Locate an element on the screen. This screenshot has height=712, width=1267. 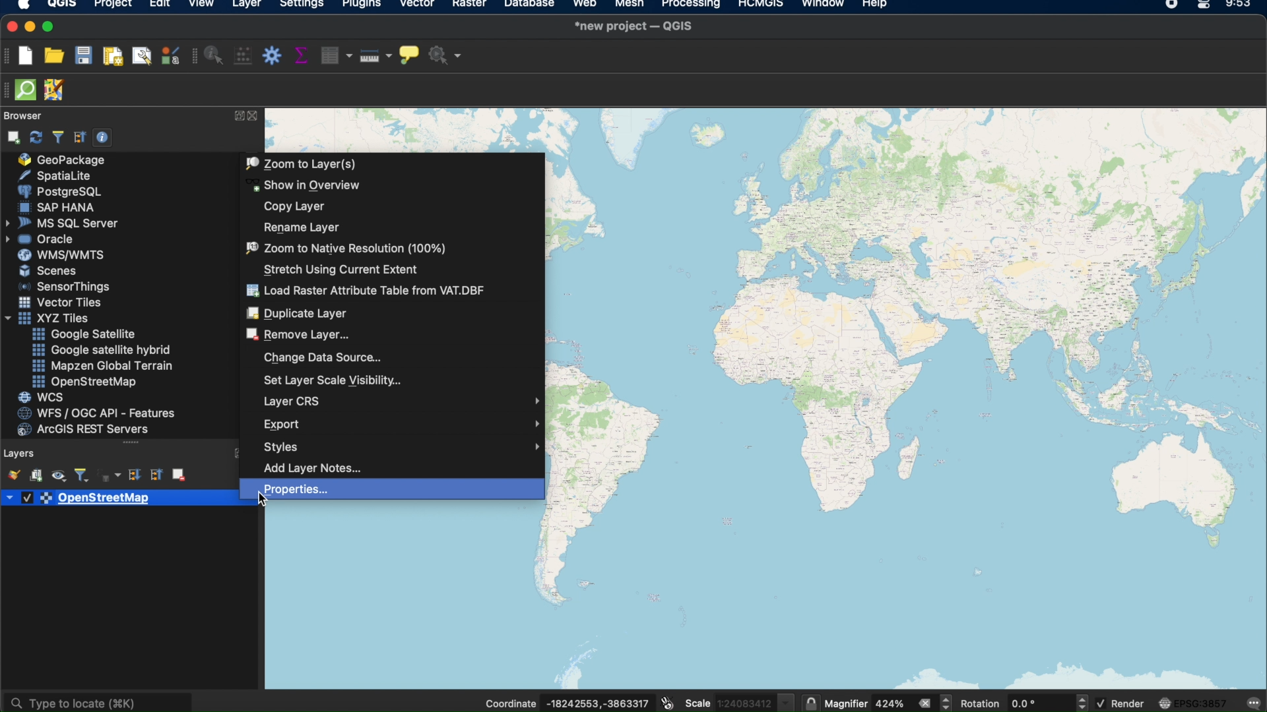
load raster attribute table from VAT.DBF is located at coordinates (362, 291).